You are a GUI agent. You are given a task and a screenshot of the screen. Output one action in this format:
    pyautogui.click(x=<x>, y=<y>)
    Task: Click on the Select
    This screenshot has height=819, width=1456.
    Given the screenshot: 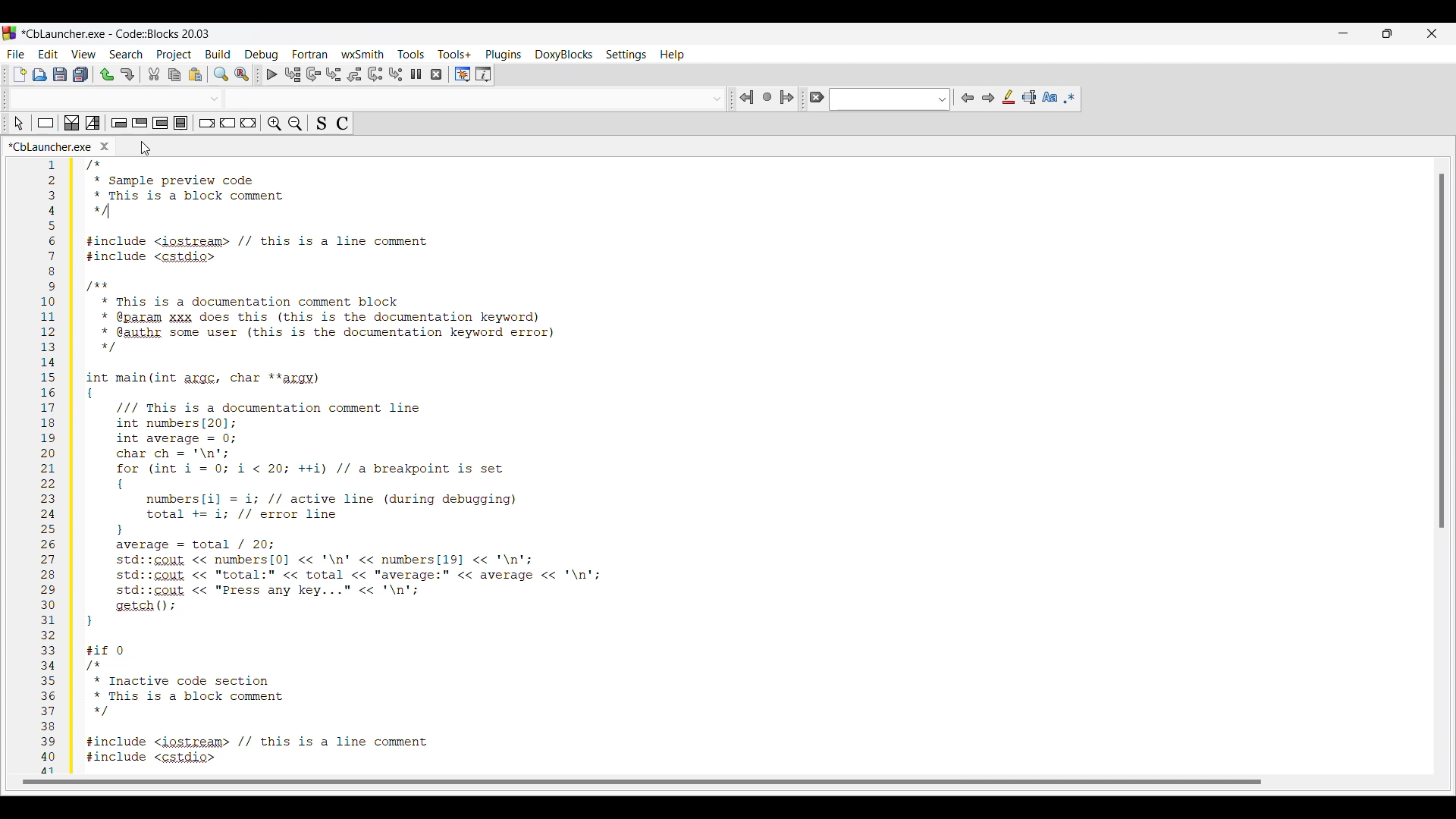 What is the action you would take?
    pyautogui.click(x=21, y=123)
    